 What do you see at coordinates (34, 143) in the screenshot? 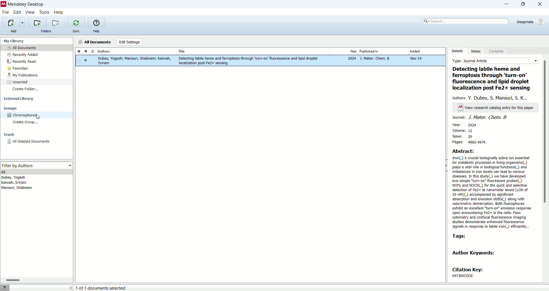
I see `all deleted documents` at bounding box center [34, 143].